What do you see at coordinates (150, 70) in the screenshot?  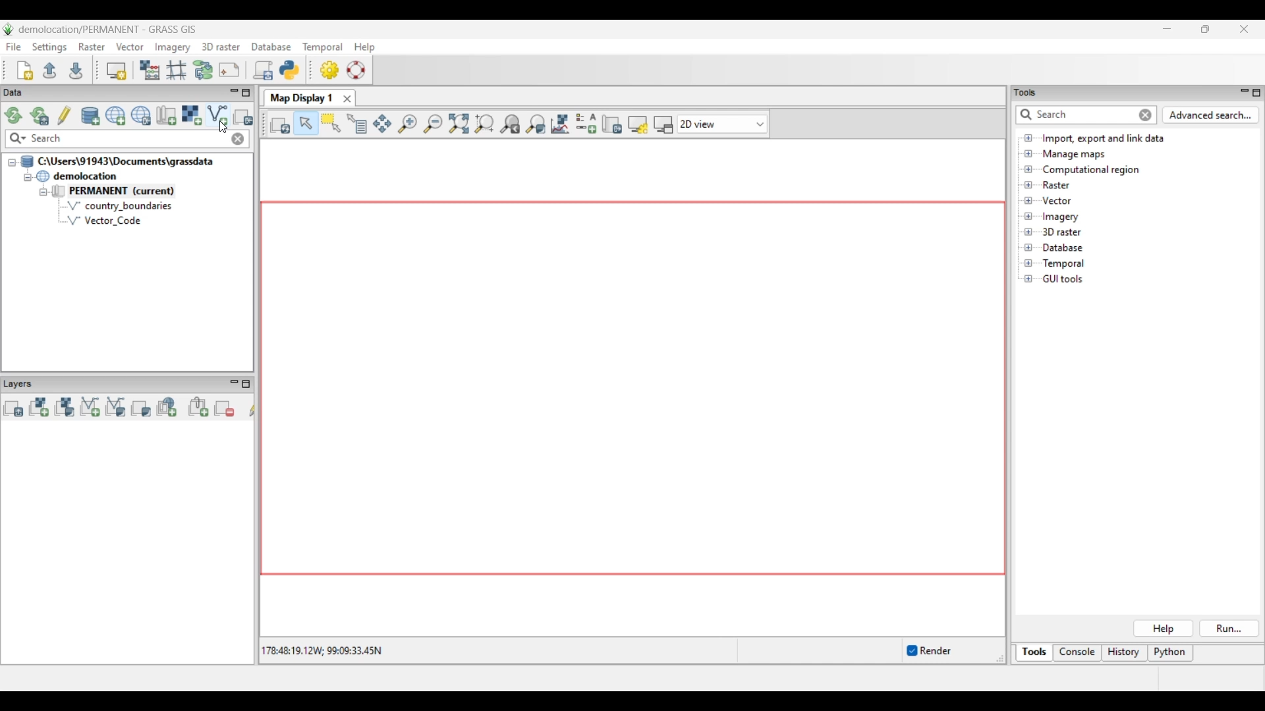 I see `Raster map calculator` at bounding box center [150, 70].